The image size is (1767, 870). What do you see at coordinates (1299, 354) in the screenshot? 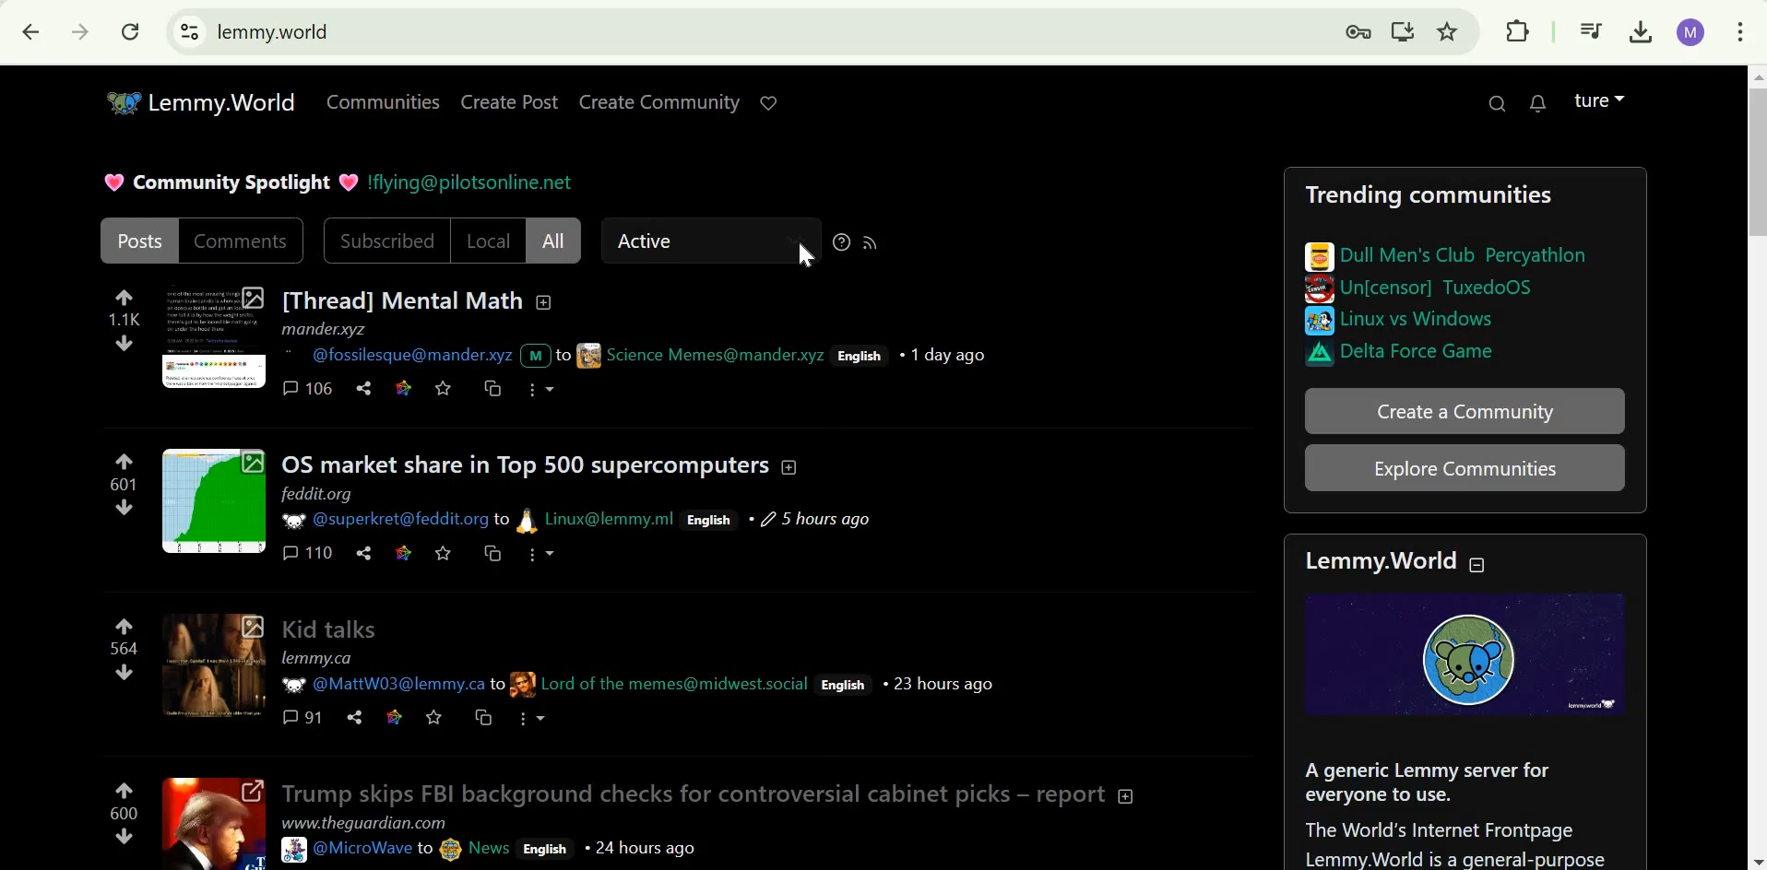
I see `image` at bounding box center [1299, 354].